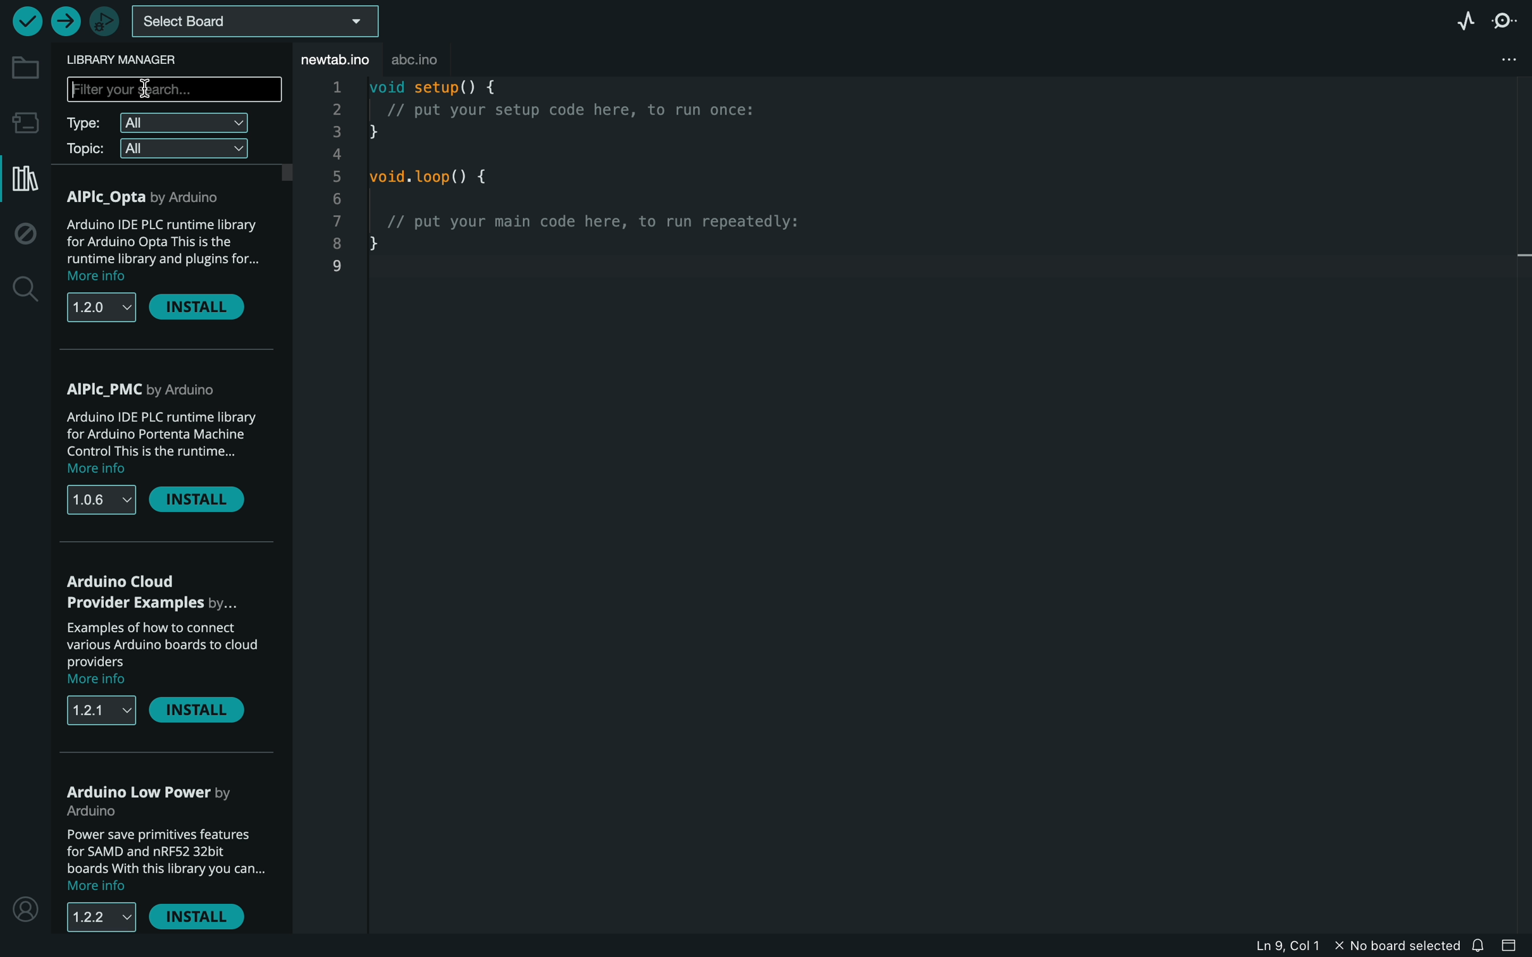 This screenshot has width=1532, height=957. What do you see at coordinates (165, 251) in the screenshot?
I see `description` at bounding box center [165, 251].